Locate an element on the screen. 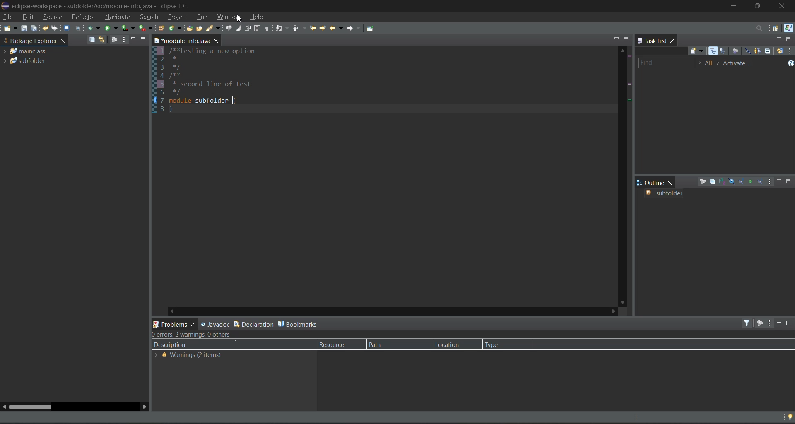 The height and width of the screenshot is (424, 795). resource is located at coordinates (339, 344).